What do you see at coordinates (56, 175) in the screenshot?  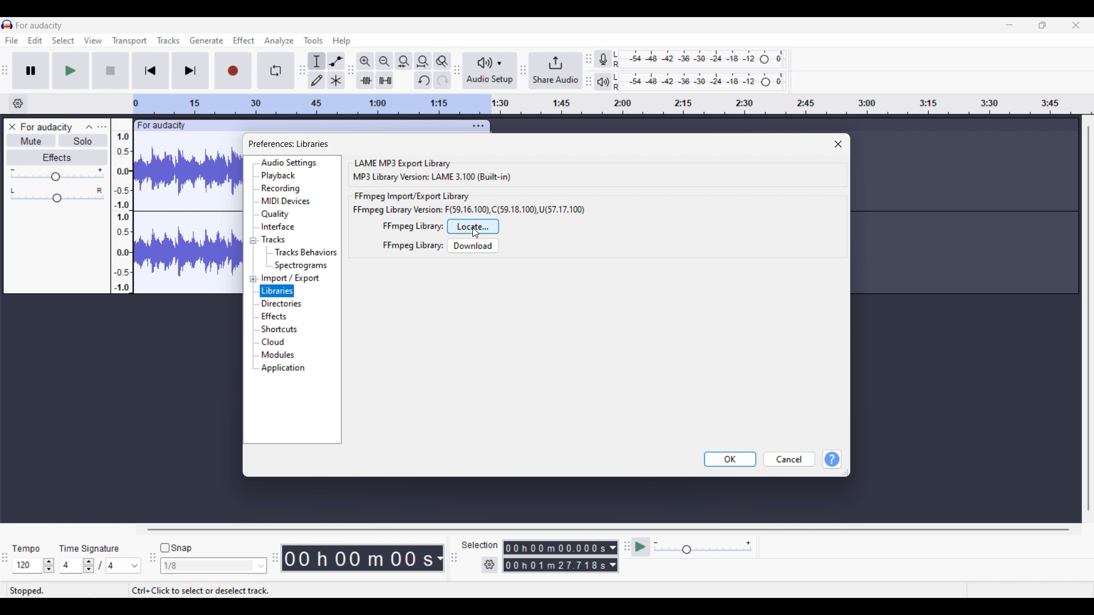 I see `Volume slider` at bounding box center [56, 175].